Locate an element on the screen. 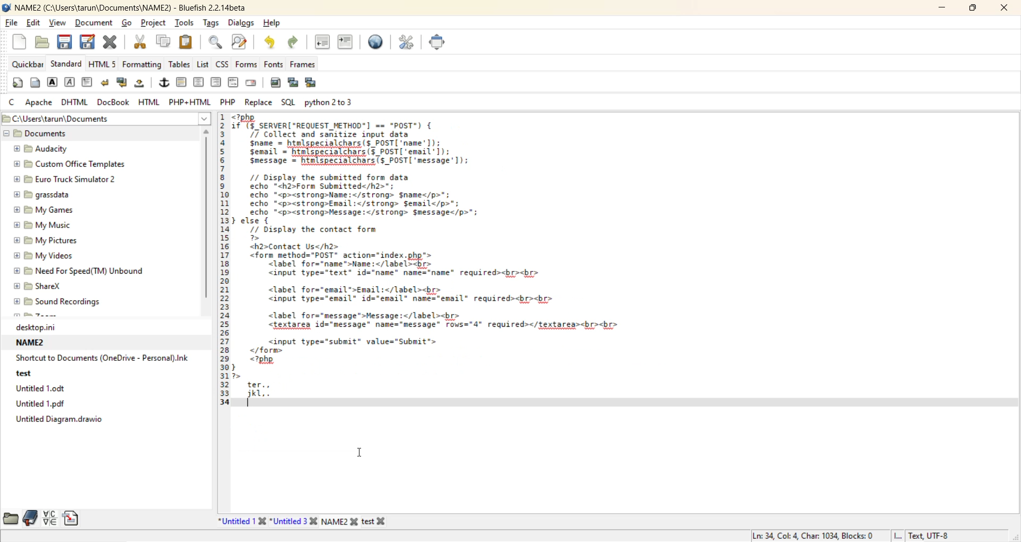  copy is located at coordinates (165, 41).